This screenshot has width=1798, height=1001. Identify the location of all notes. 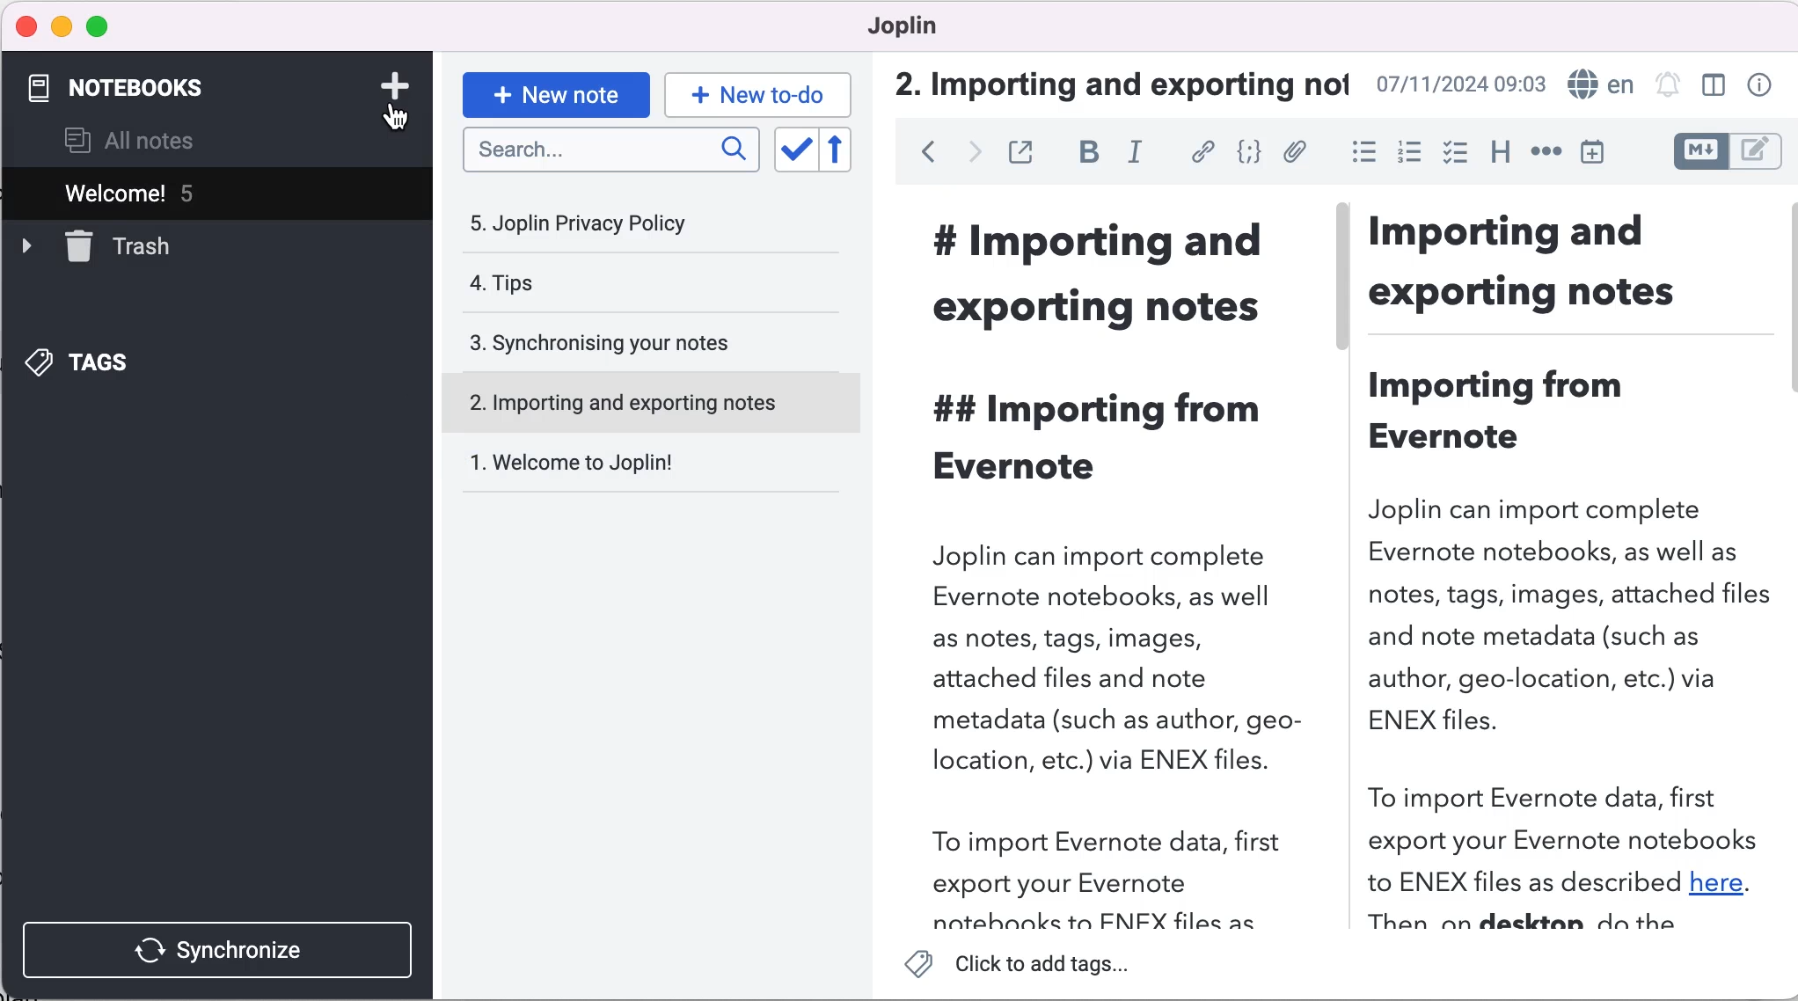
(129, 142).